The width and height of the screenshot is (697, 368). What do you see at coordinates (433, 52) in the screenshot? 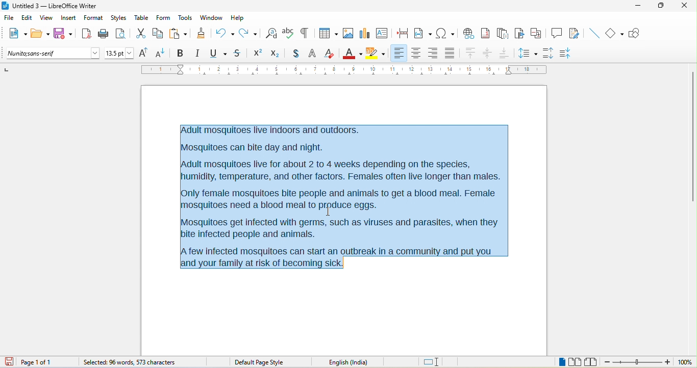
I see `align right` at bounding box center [433, 52].